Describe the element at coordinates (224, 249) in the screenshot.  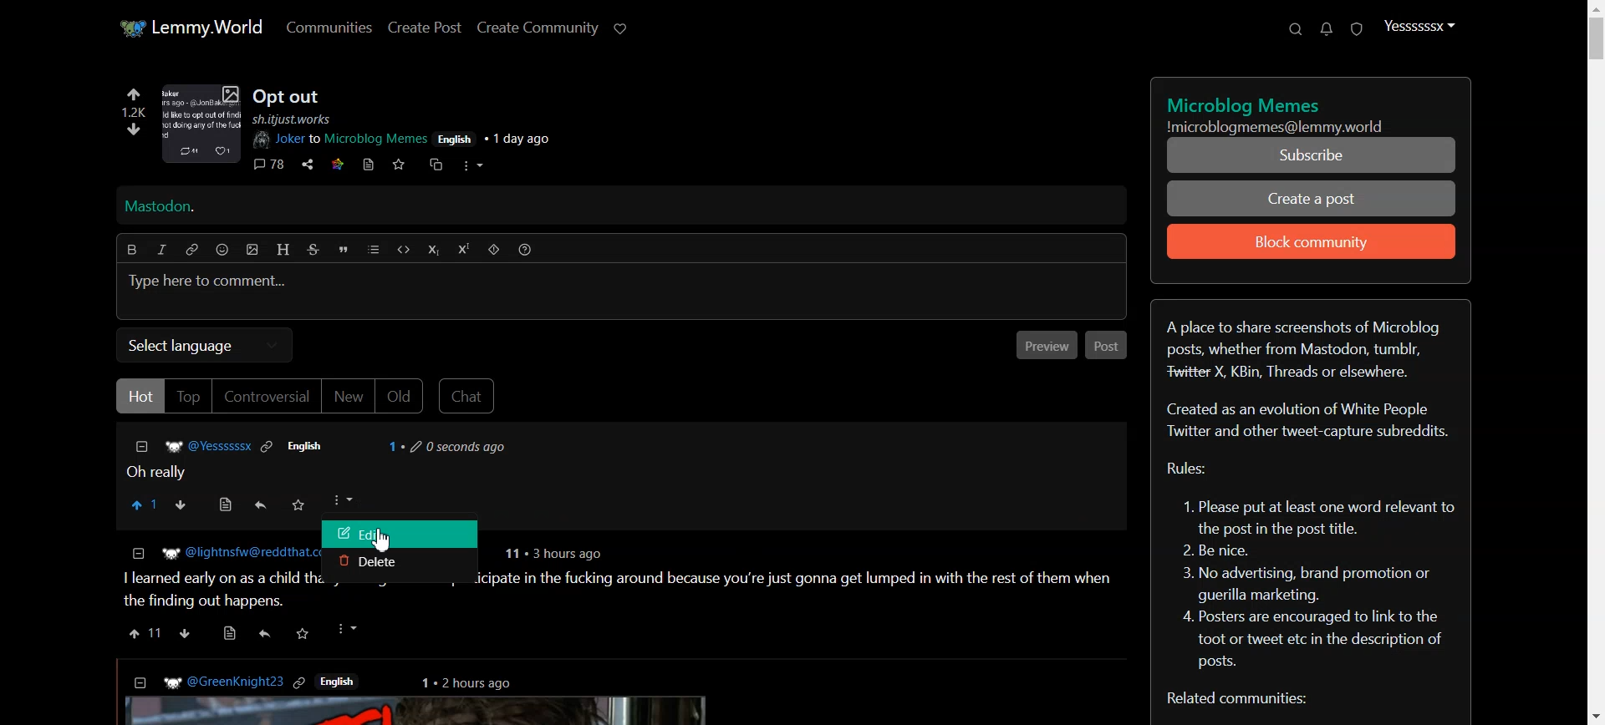
I see `Emoji` at that location.